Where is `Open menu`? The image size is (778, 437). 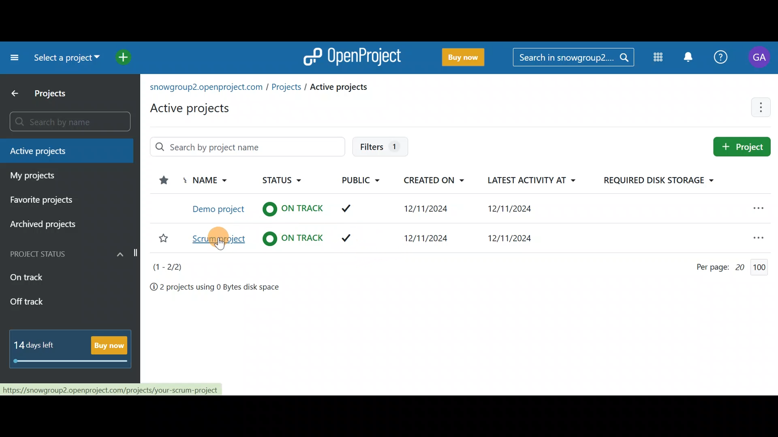
Open menu is located at coordinates (758, 235).